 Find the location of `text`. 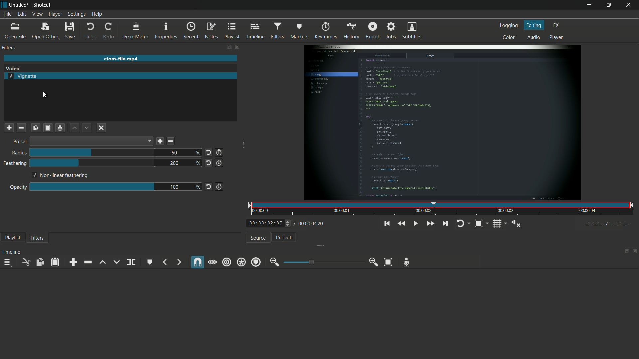

text is located at coordinates (61, 176).